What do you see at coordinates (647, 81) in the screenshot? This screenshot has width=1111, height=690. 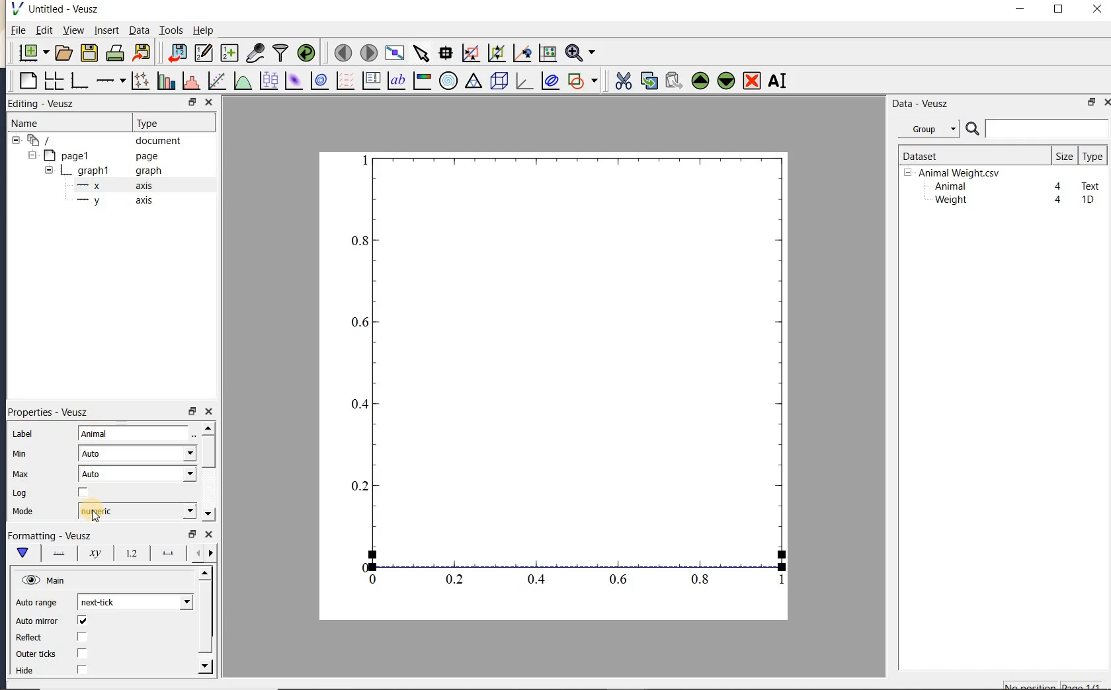 I see `copy the selected widget` at bounding box center [647, 81].